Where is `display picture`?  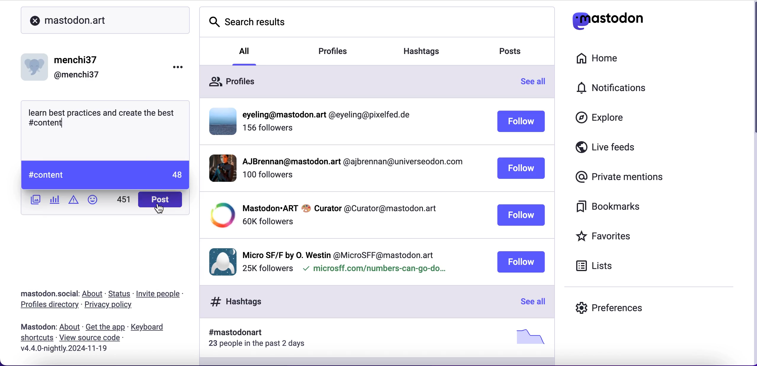 display picture is located at coordinates (36, 65).